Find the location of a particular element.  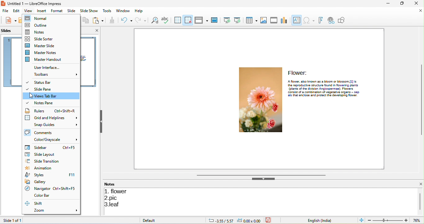

snap guides is located at coordinates (56, 124).